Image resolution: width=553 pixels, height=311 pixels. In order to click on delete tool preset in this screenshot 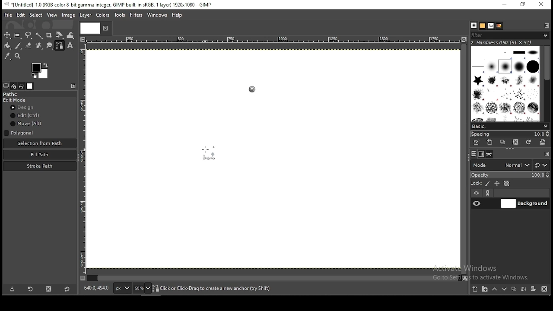, I will do `click(49, 290)`.